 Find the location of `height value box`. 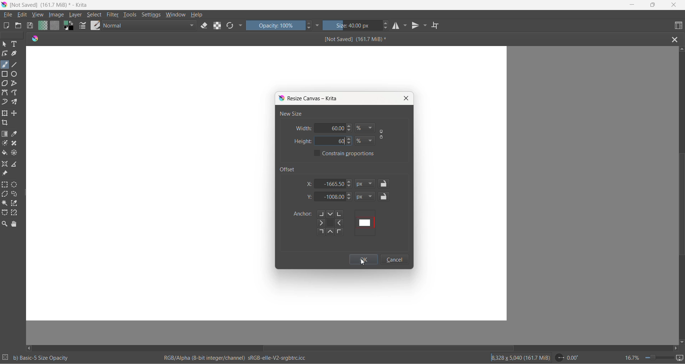

height value box is located at coordinates (322, 141).